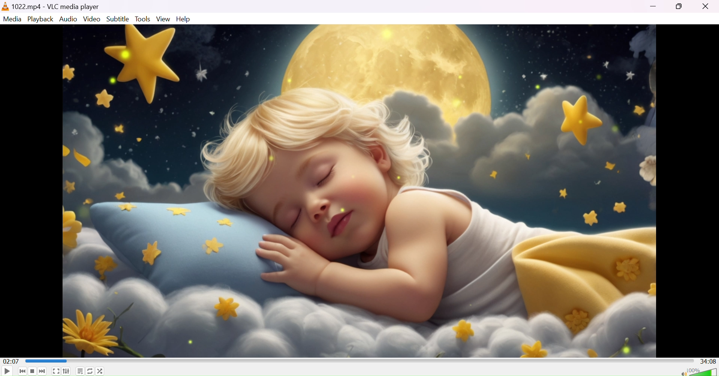 This screenshot has width=719, height=376. What do you see at coordinates (42, 372) in the screenshot?
I see `Next media in the playlist, skip forward when held` at bounding box center [42, 372].